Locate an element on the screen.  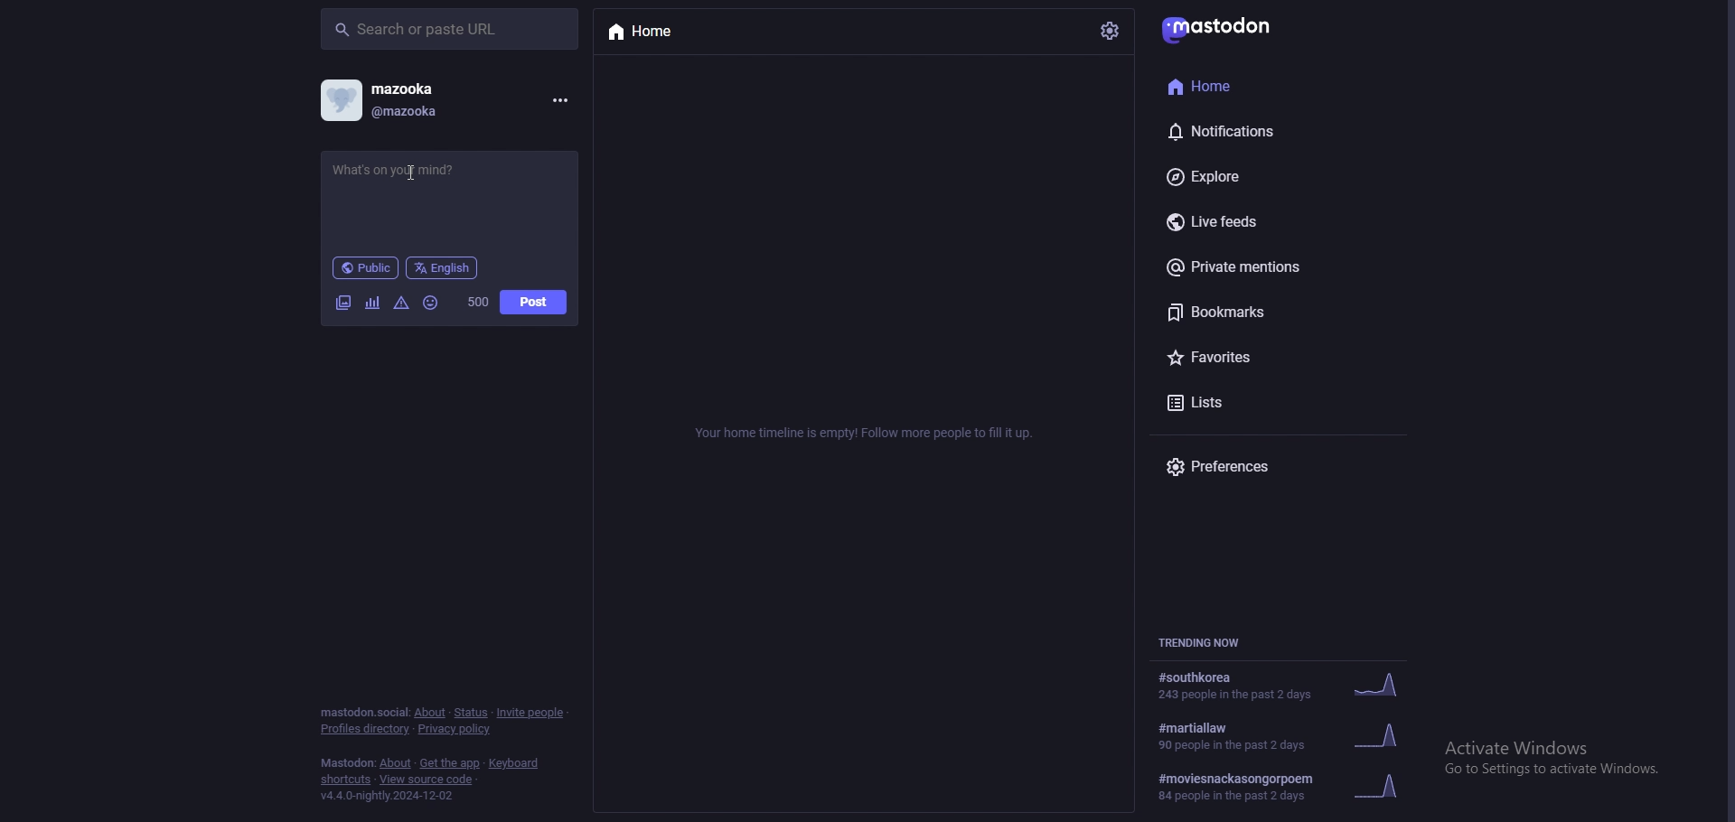
search bar is located at coordinates (449, 29).